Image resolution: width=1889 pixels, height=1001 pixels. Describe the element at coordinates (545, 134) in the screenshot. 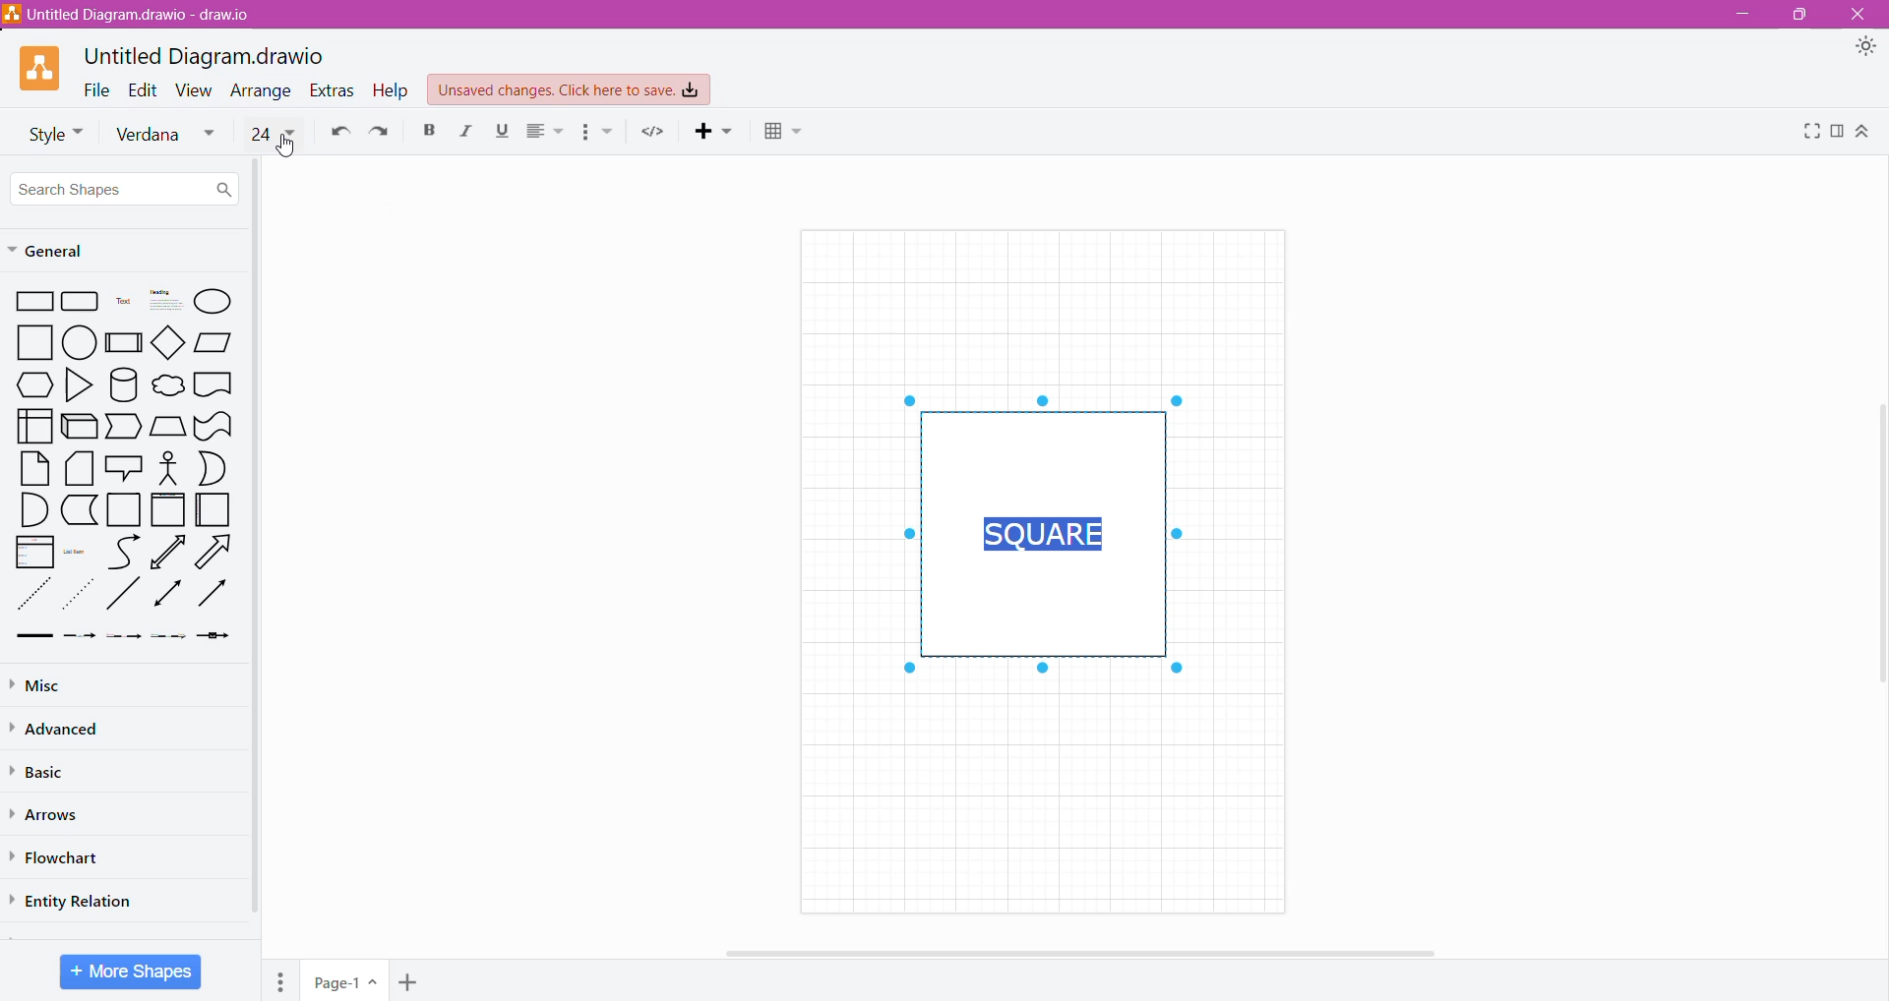

I see `Alignment` at that location.